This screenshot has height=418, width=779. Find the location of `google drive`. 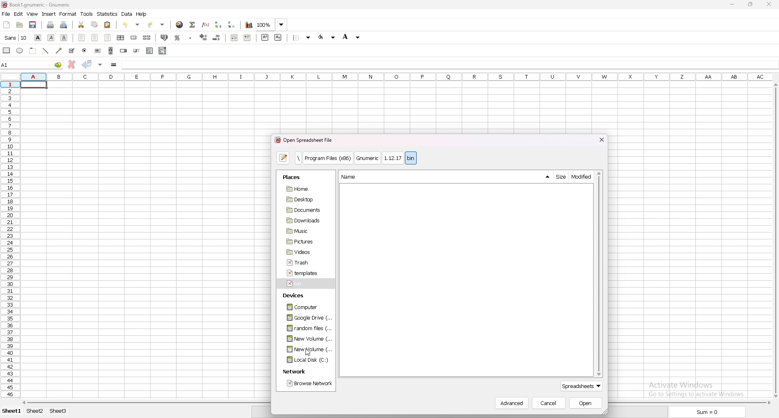

google drive is located at coordinates (307, 318).